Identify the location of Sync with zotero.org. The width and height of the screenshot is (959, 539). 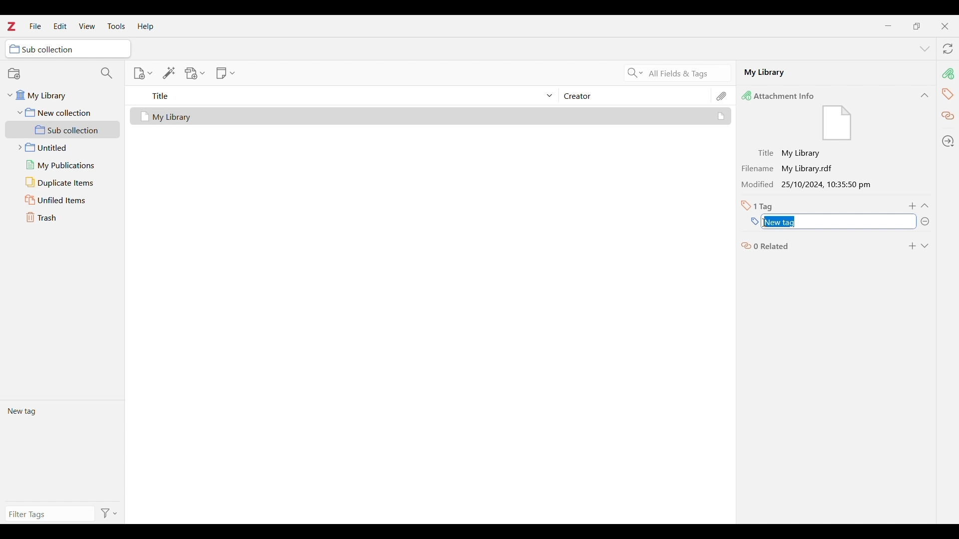
(948, 48).